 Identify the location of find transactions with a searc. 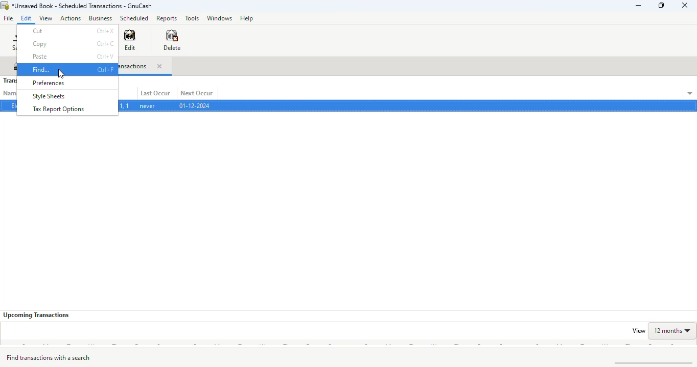
(49, 358).